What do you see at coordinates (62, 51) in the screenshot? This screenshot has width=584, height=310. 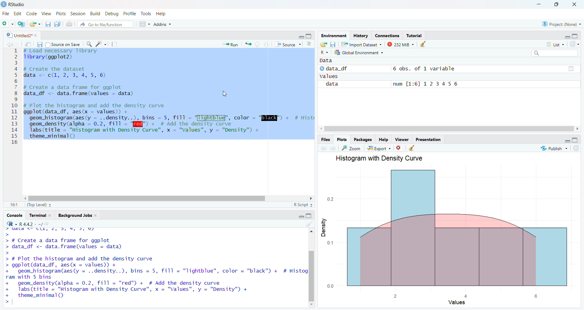 I see `#Load necessary library` at bounding box center [62, 51].